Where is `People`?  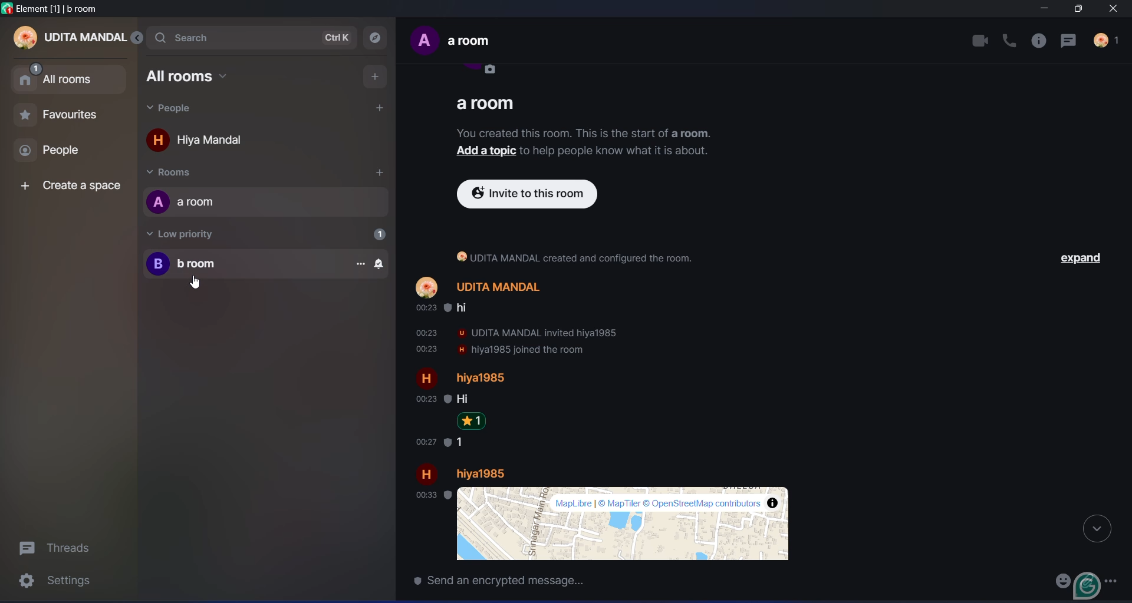 People is located at coordinates (174, 109).